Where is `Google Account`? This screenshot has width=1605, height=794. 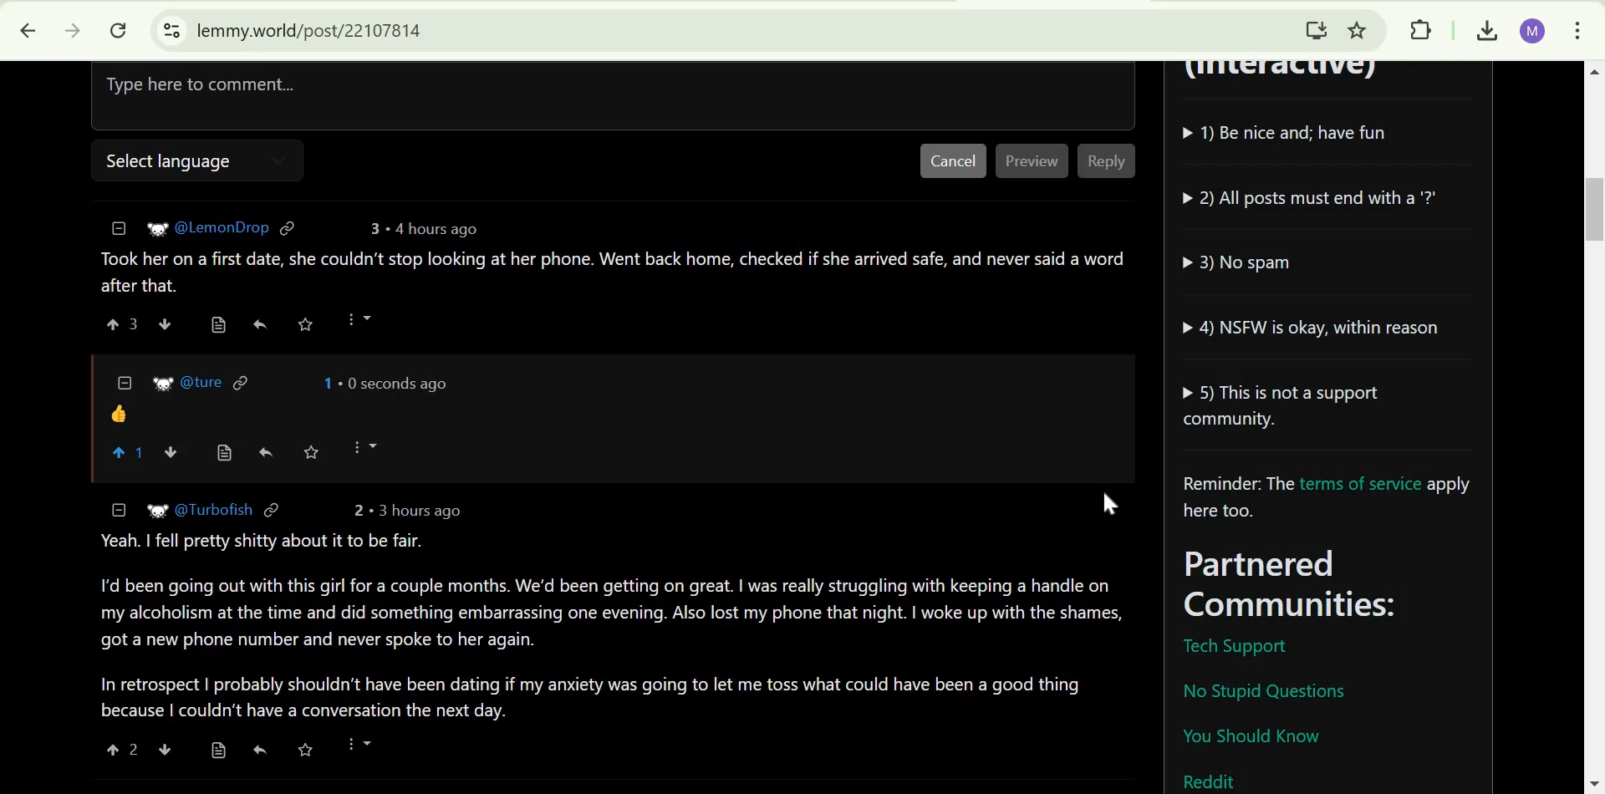
Google Account is located at coordinates (1532, 32).